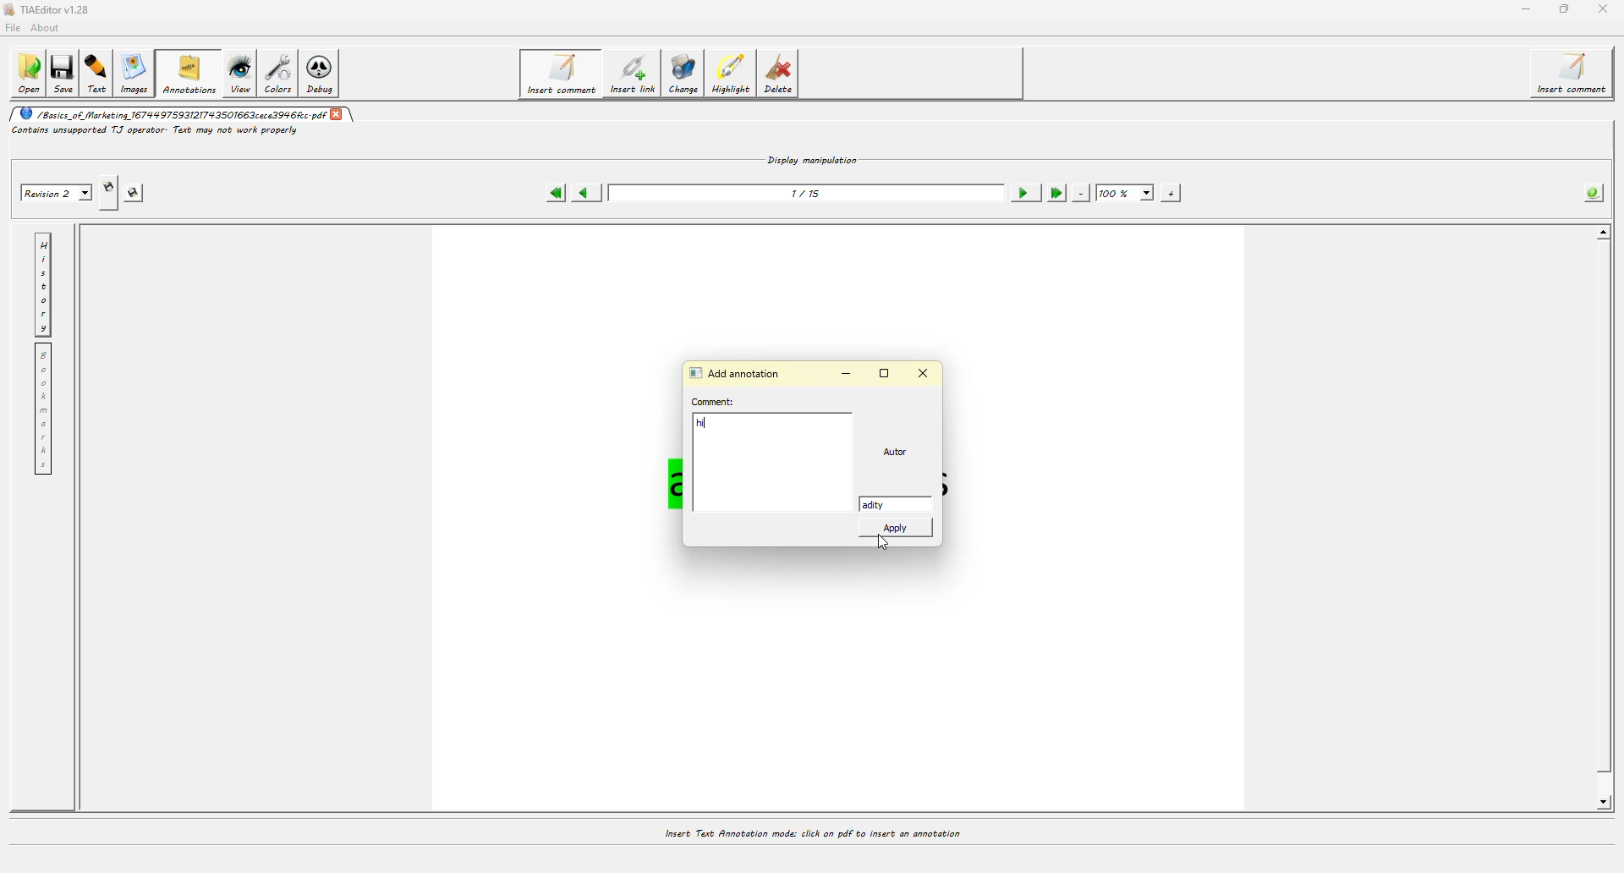  What do you see at coordinates (100, 73) in the screenshot?
I see `text` at bounding box center [100, 73].